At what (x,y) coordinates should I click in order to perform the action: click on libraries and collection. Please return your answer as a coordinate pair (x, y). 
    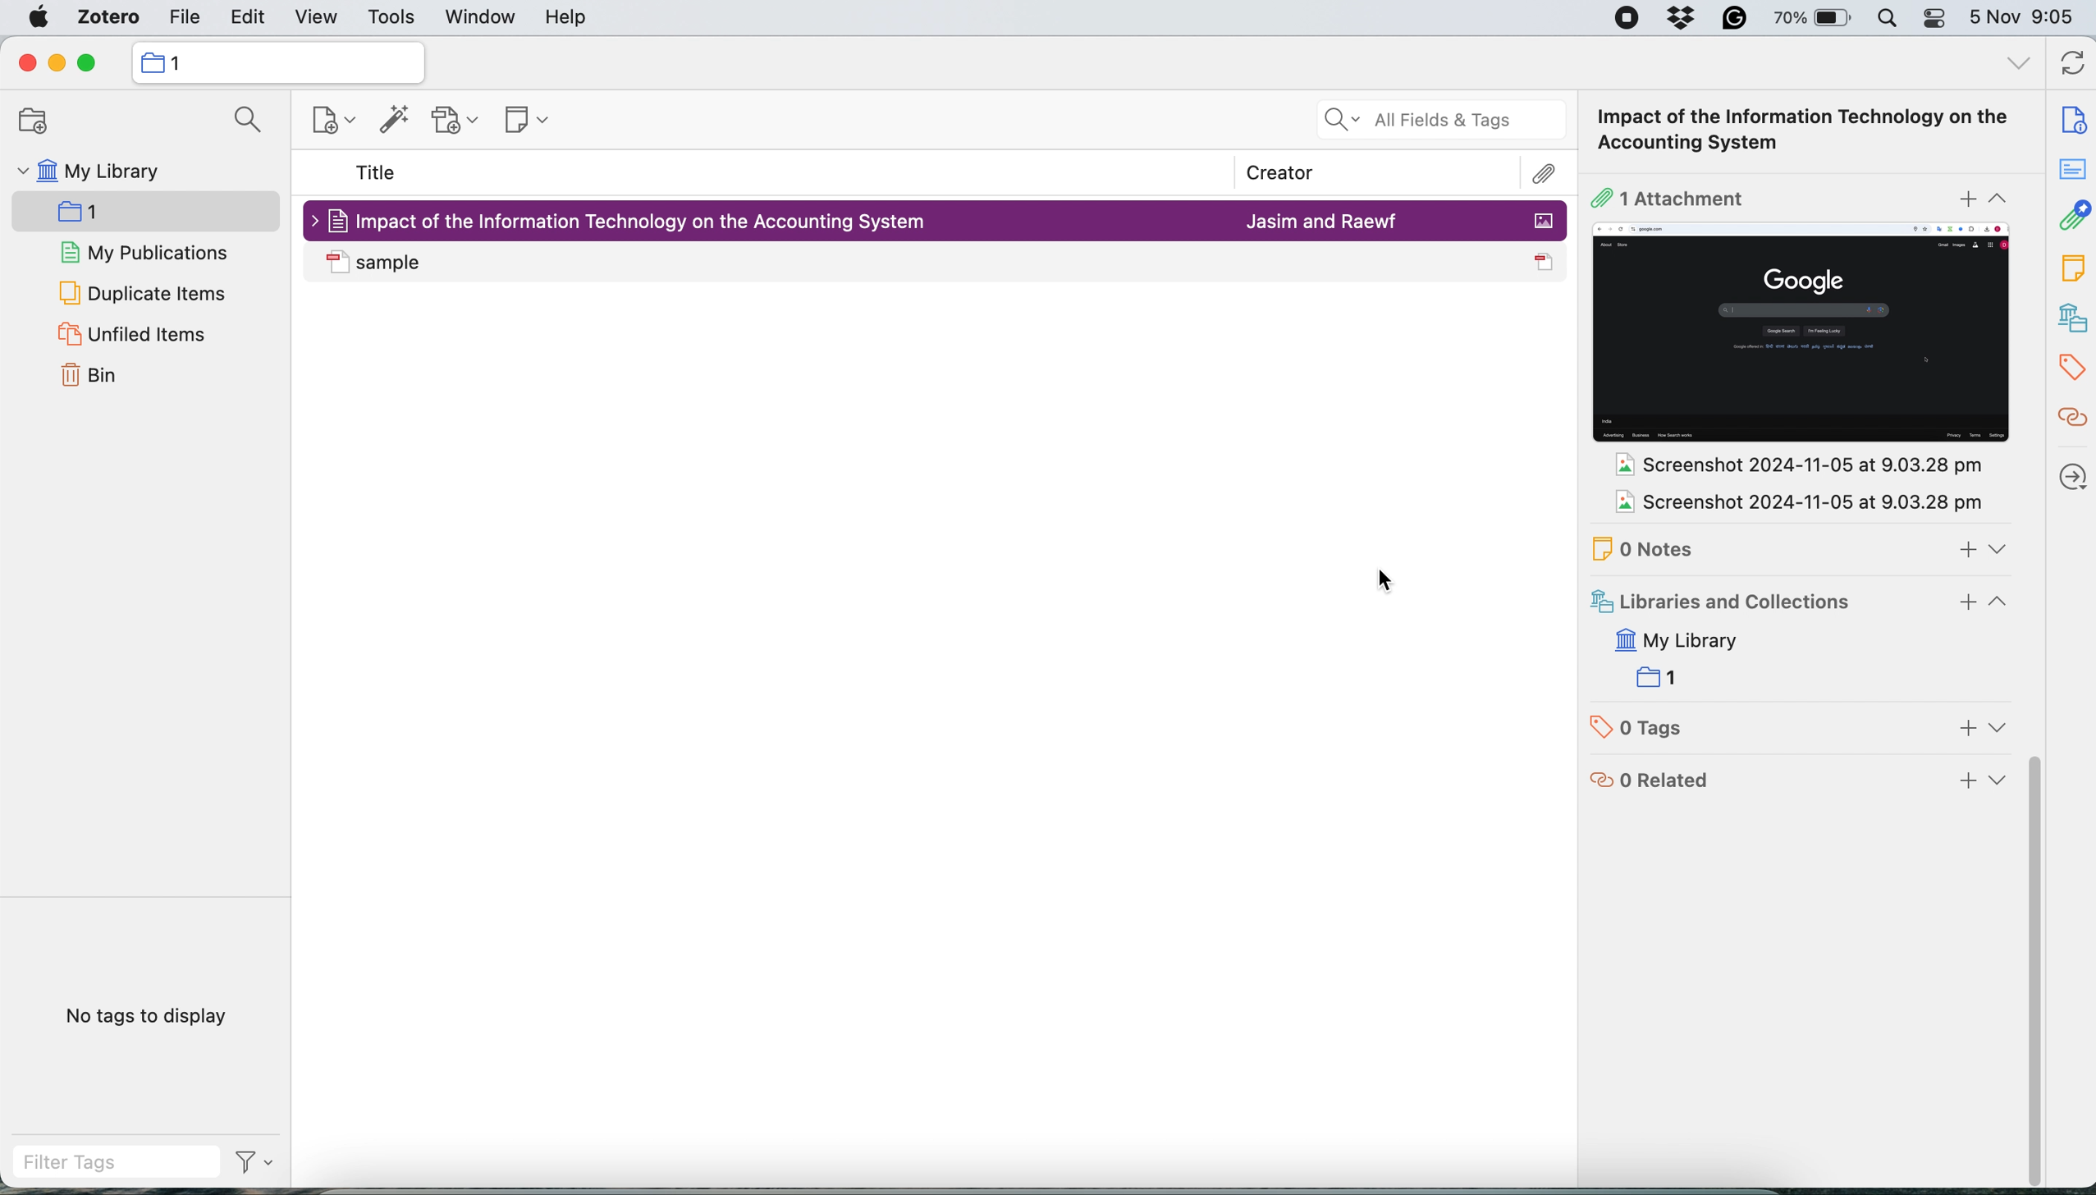
    Looking at the image, I should click on (1801, 602).